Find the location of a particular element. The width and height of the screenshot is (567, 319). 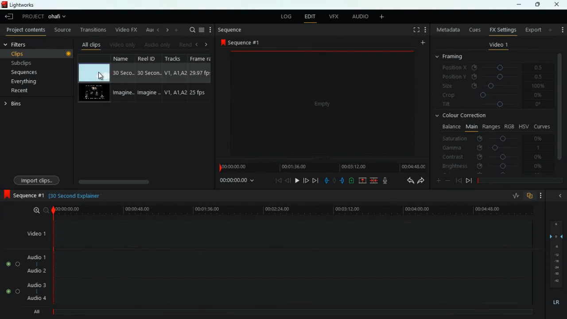

right is located at coordinates (207, 44).